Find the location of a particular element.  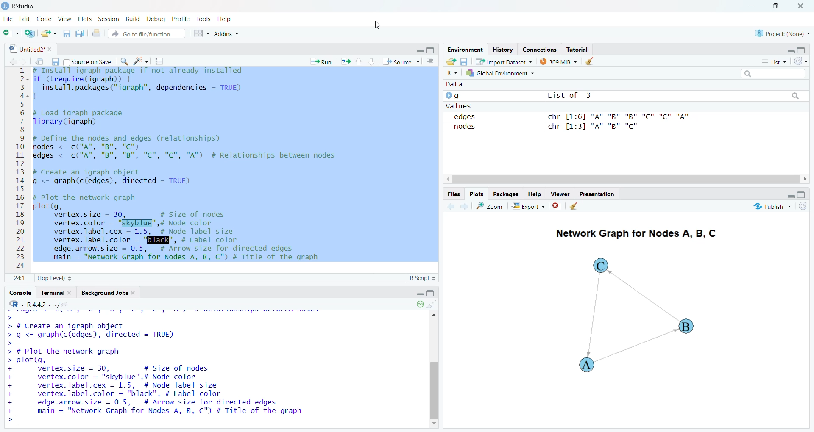

309 MiB ~ is located at coordinates (559, 61).